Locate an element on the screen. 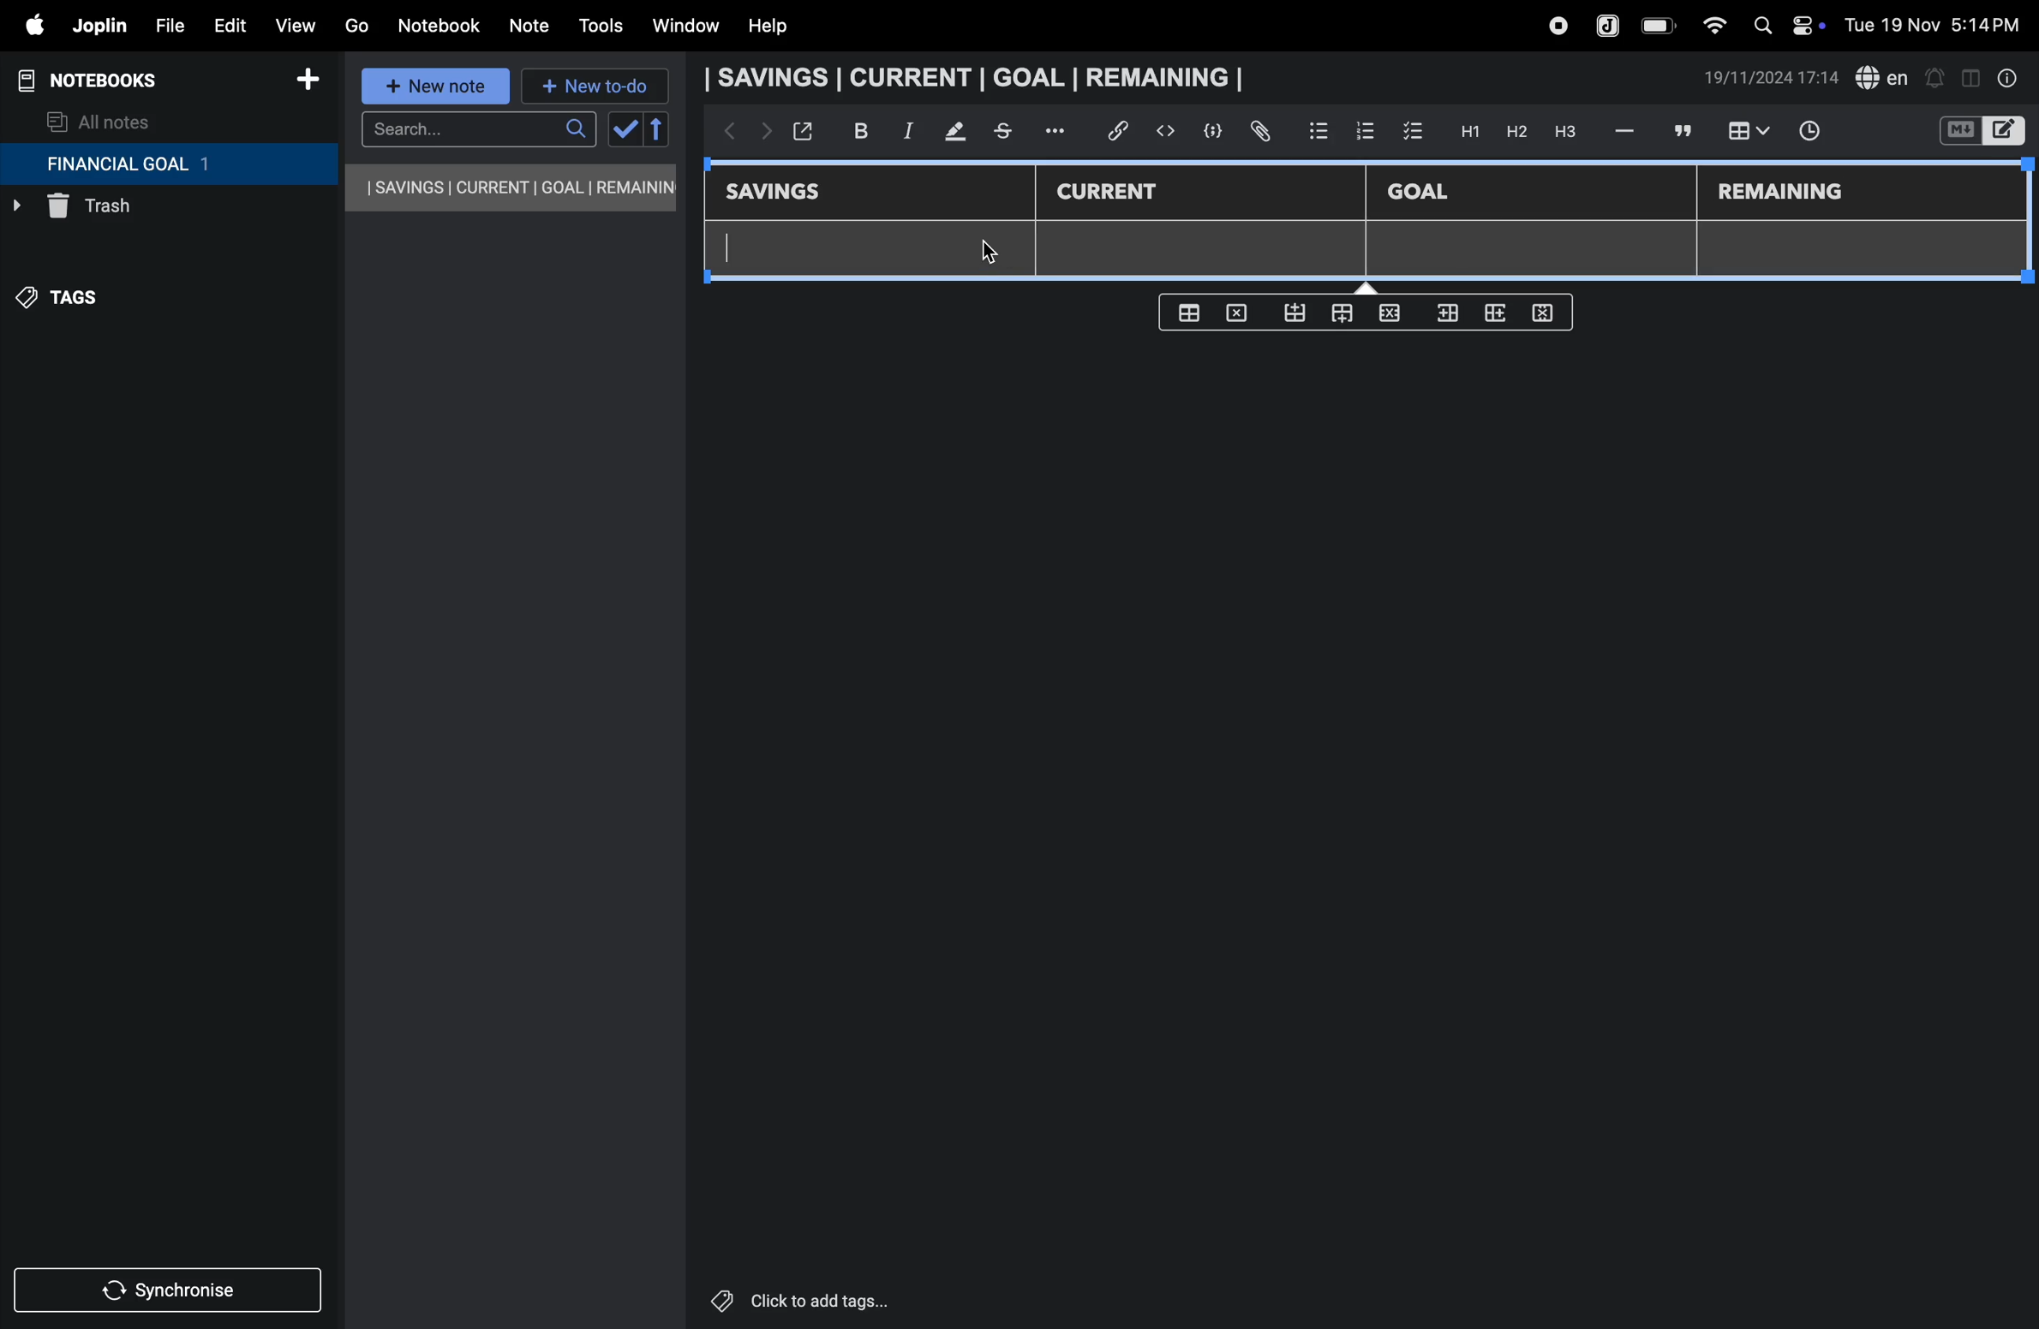  create table is located at coordinates (1188, 313).